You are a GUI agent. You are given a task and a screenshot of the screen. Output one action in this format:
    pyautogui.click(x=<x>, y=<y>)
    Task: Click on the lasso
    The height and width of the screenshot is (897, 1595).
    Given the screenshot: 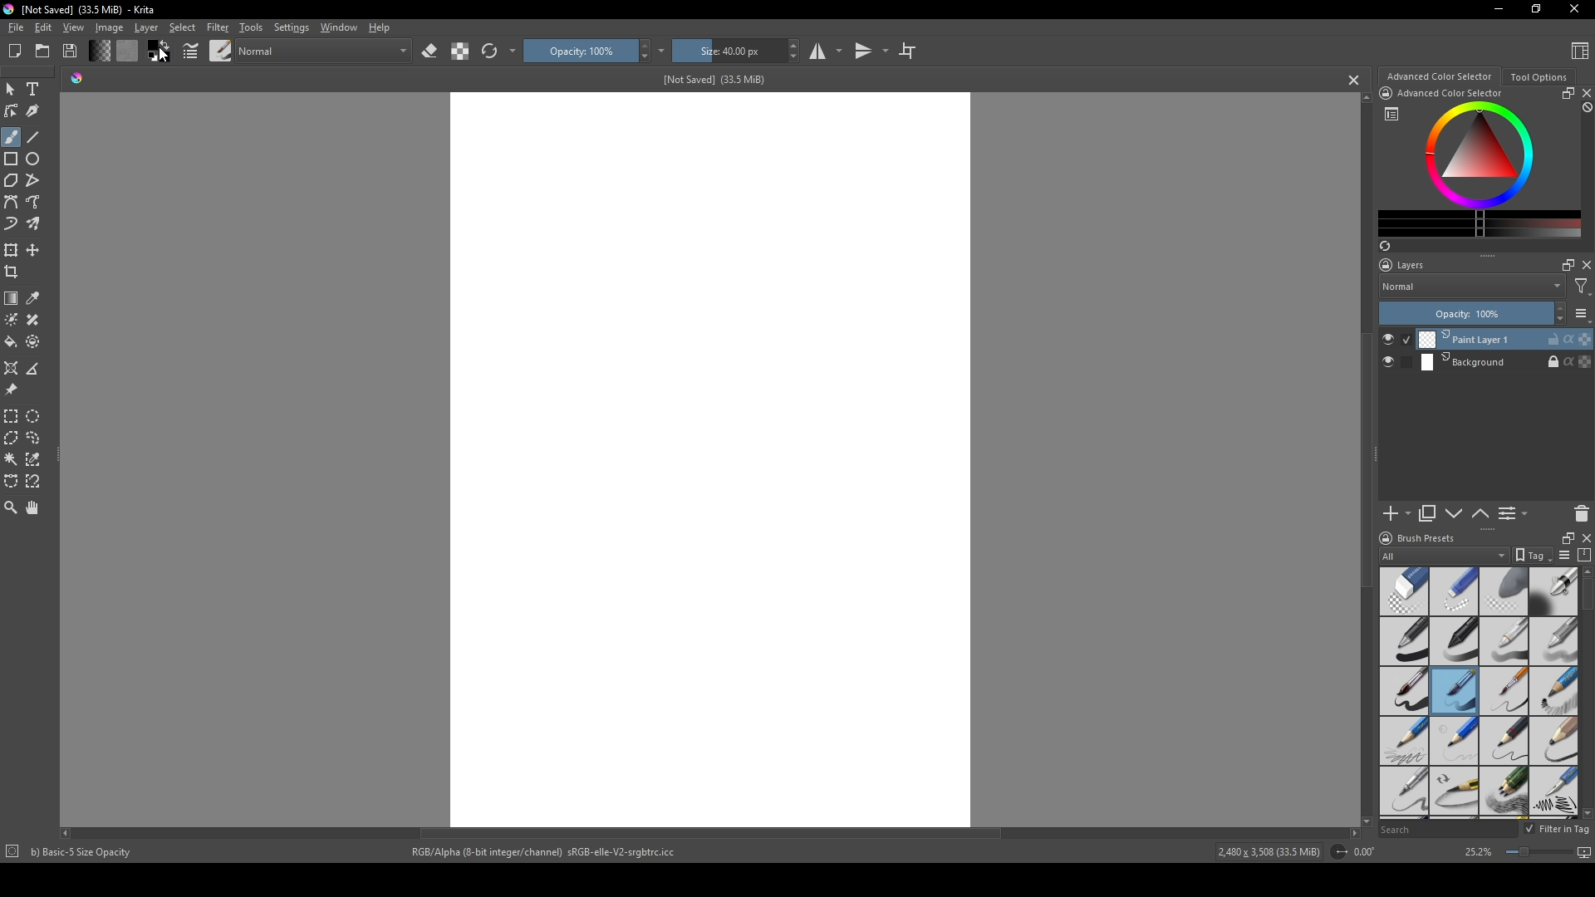 What is the action you would take?
    pyautogui.click(x=35, y=438)
    